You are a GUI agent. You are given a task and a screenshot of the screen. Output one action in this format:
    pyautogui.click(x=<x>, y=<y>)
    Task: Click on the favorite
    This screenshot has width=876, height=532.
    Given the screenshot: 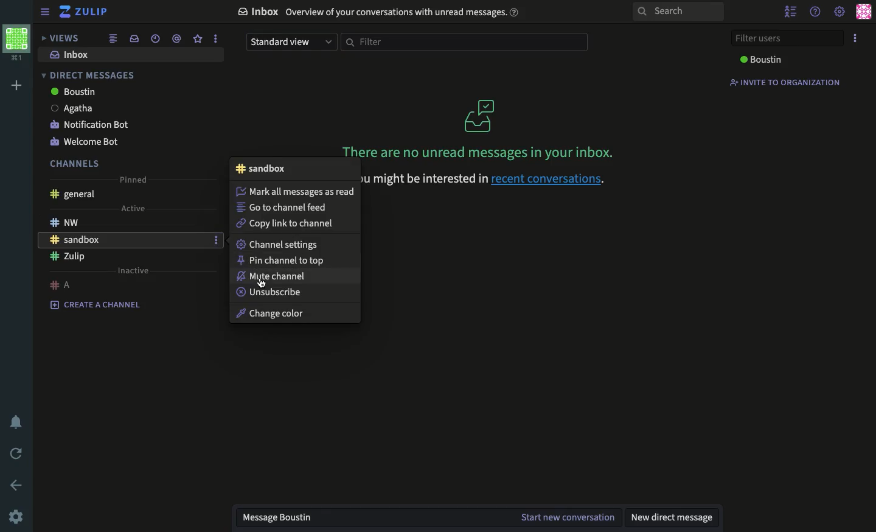 What is the action you would take?
    pyautogui.click(x=198, y=39)
    